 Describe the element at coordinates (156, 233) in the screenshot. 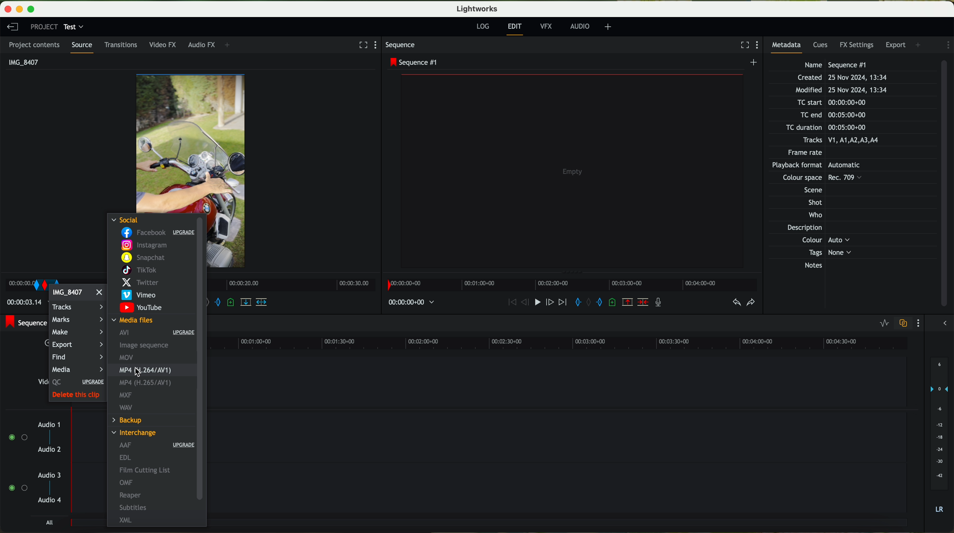

I see `Facebook` at that location.